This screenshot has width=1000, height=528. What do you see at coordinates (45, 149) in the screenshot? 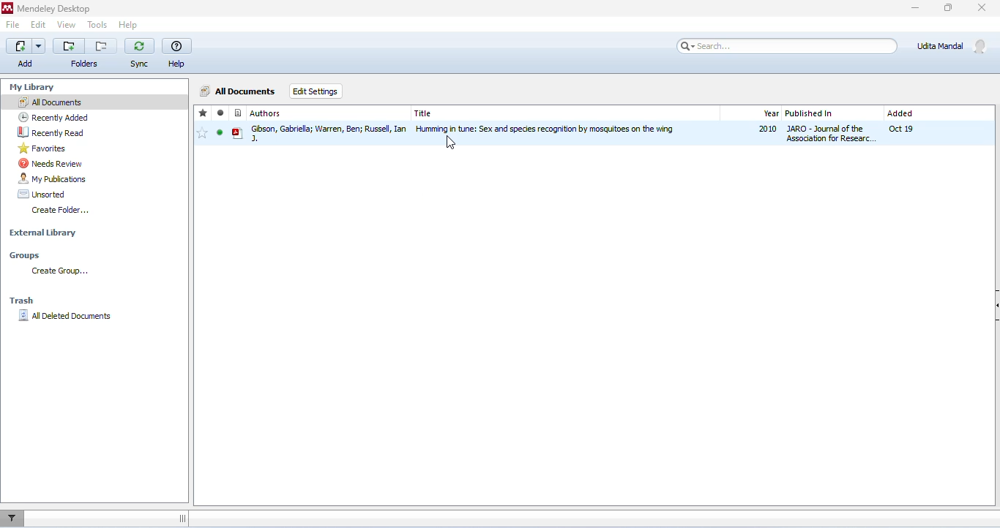
I see `favorites` at bounding box center [45, 149].